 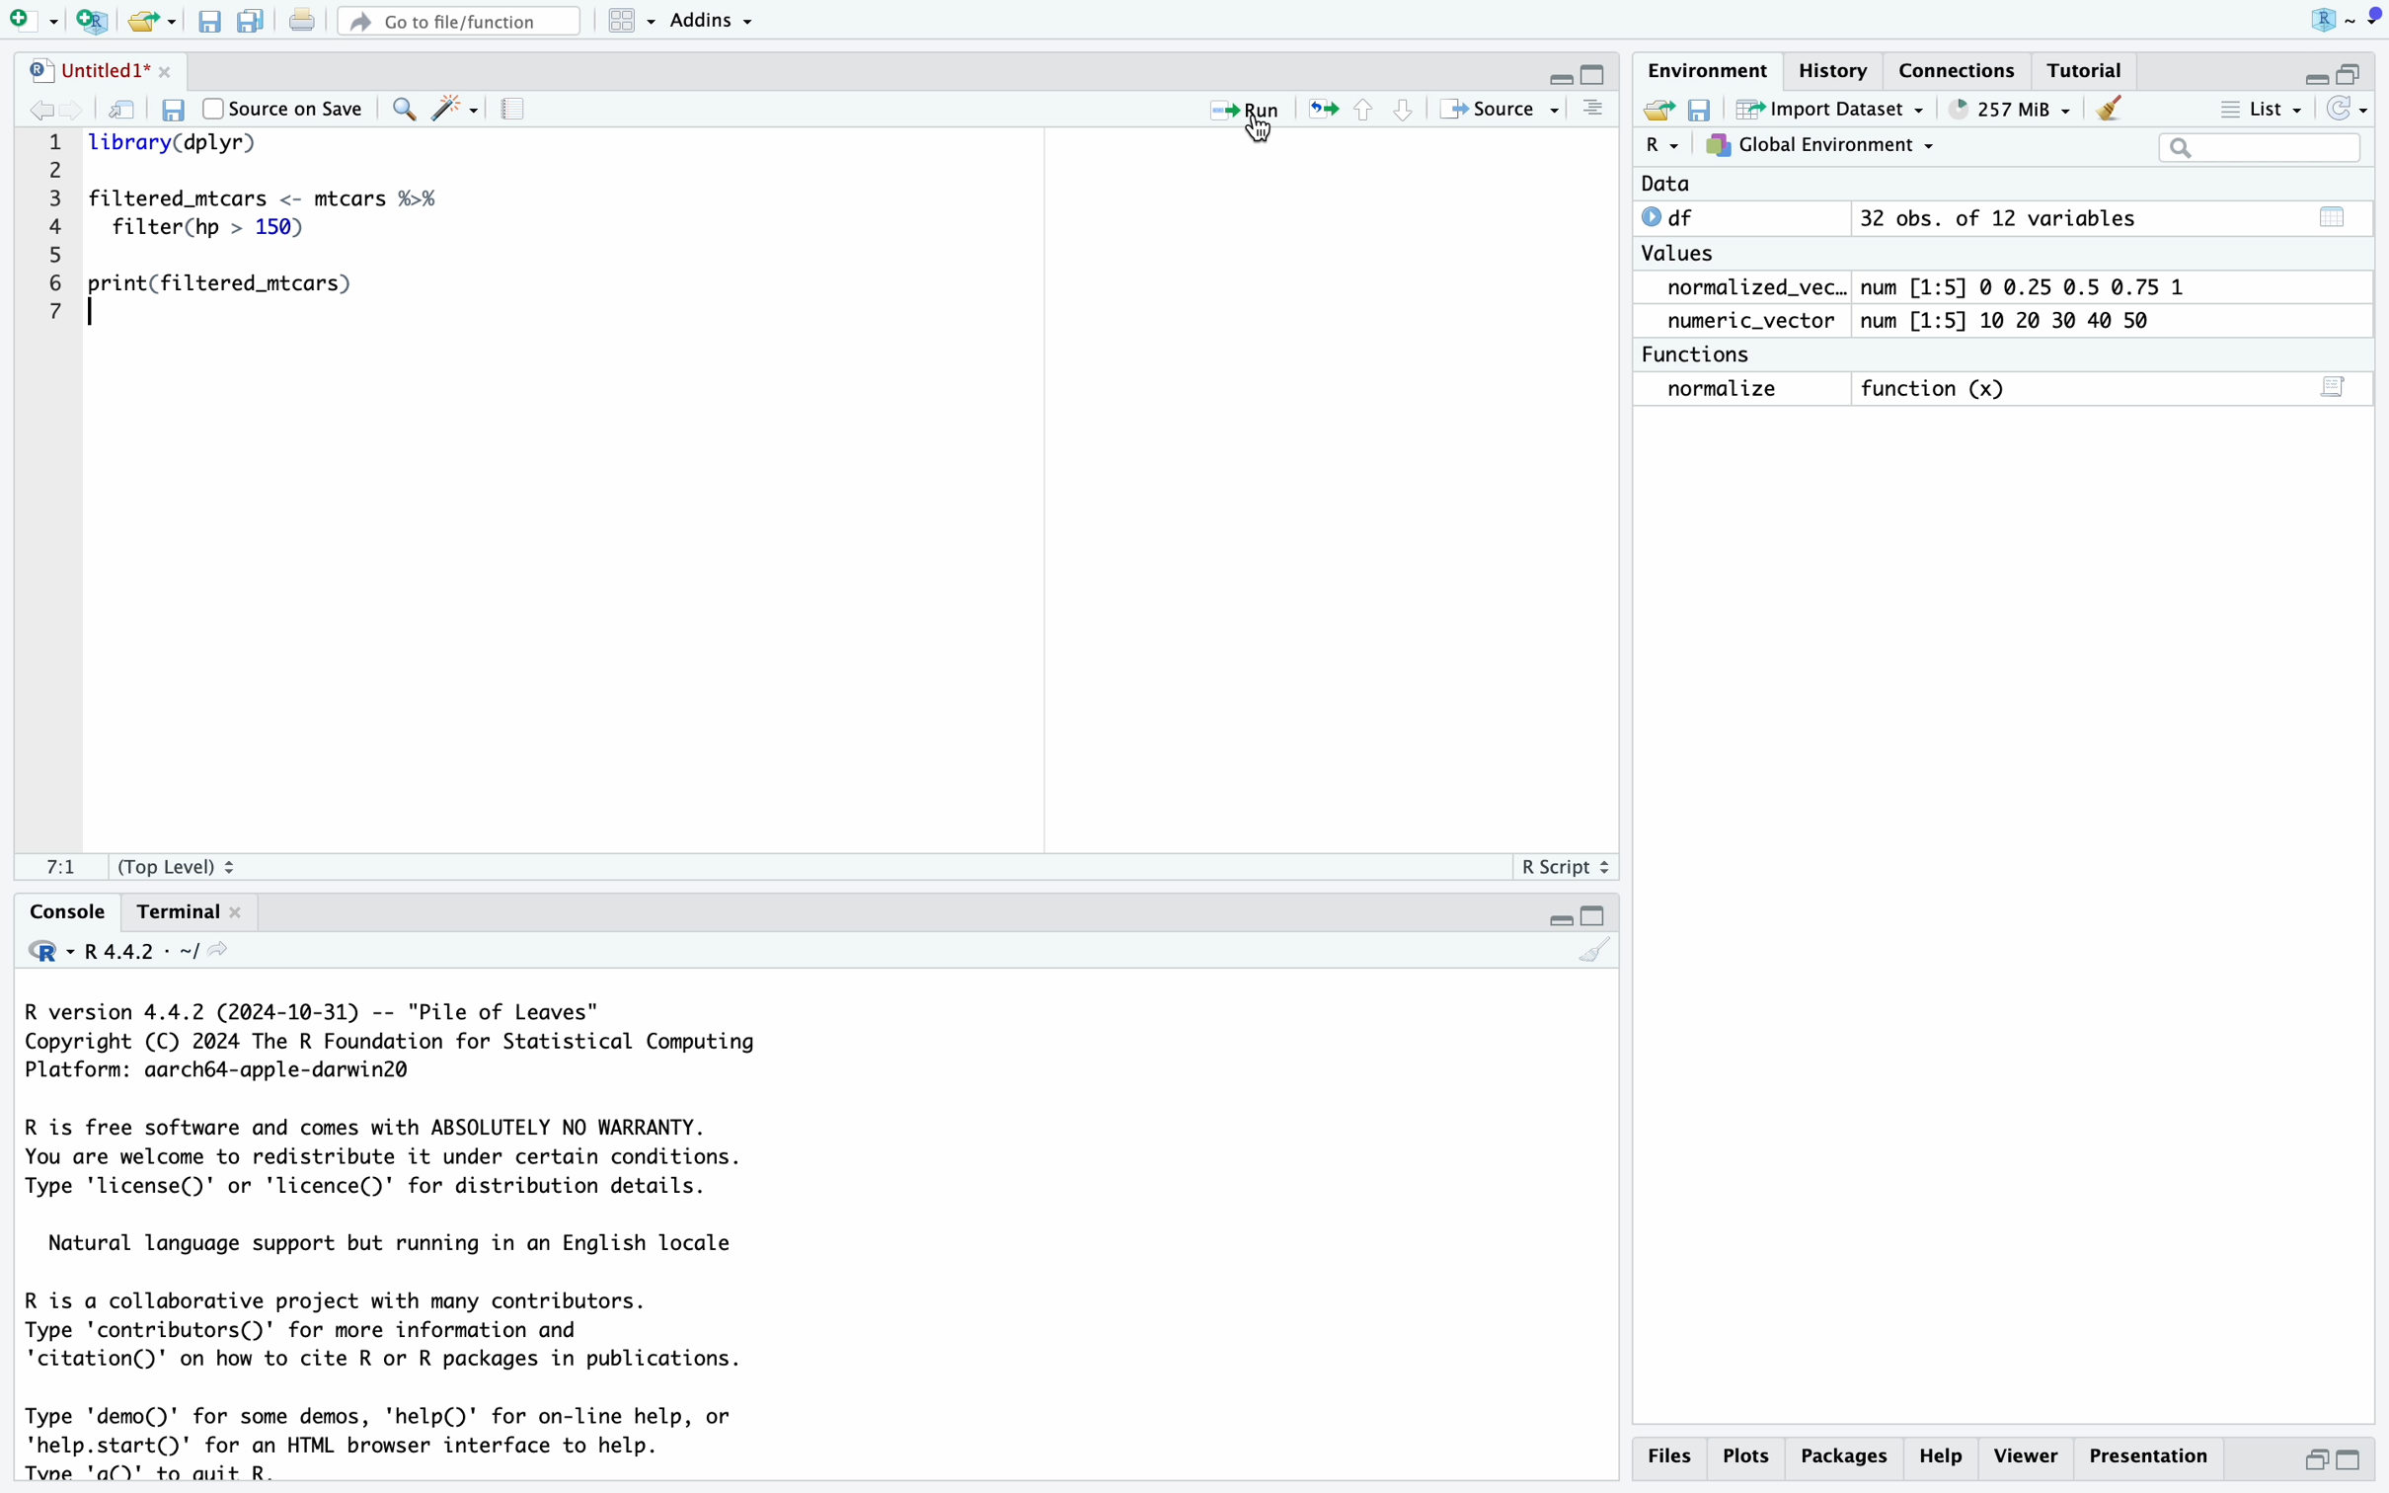 I want to click on next section, so click(x=1408, y=113).